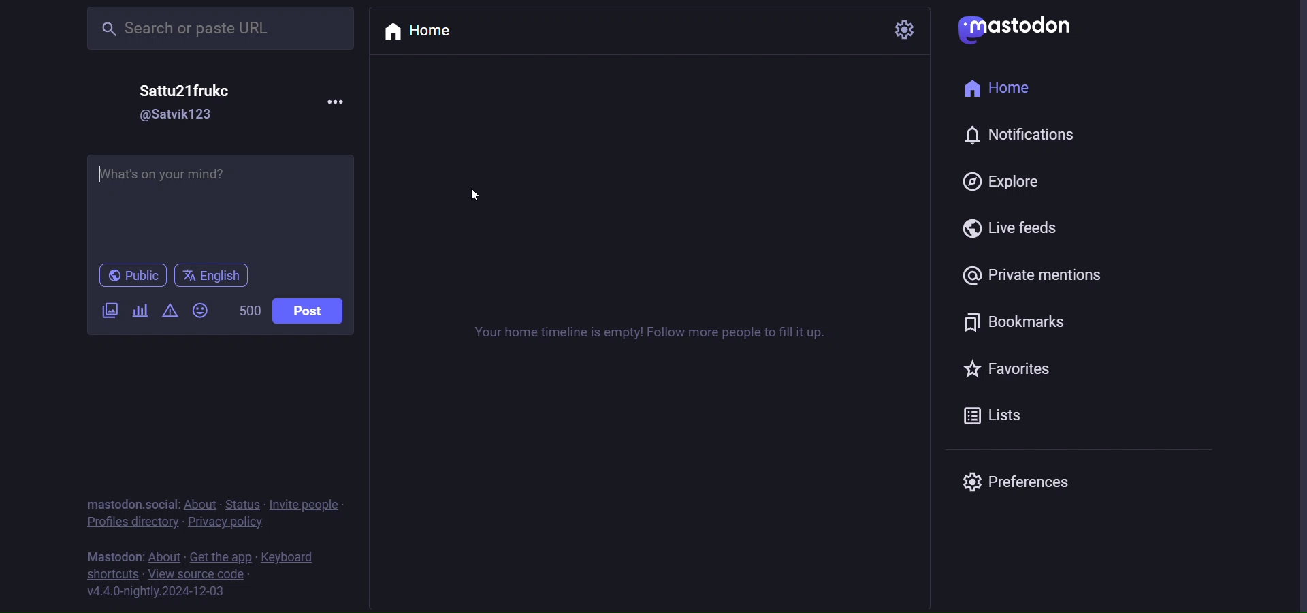  Describe the element at coordinates (307, 310) in the screenshot. I see `post` at that location.